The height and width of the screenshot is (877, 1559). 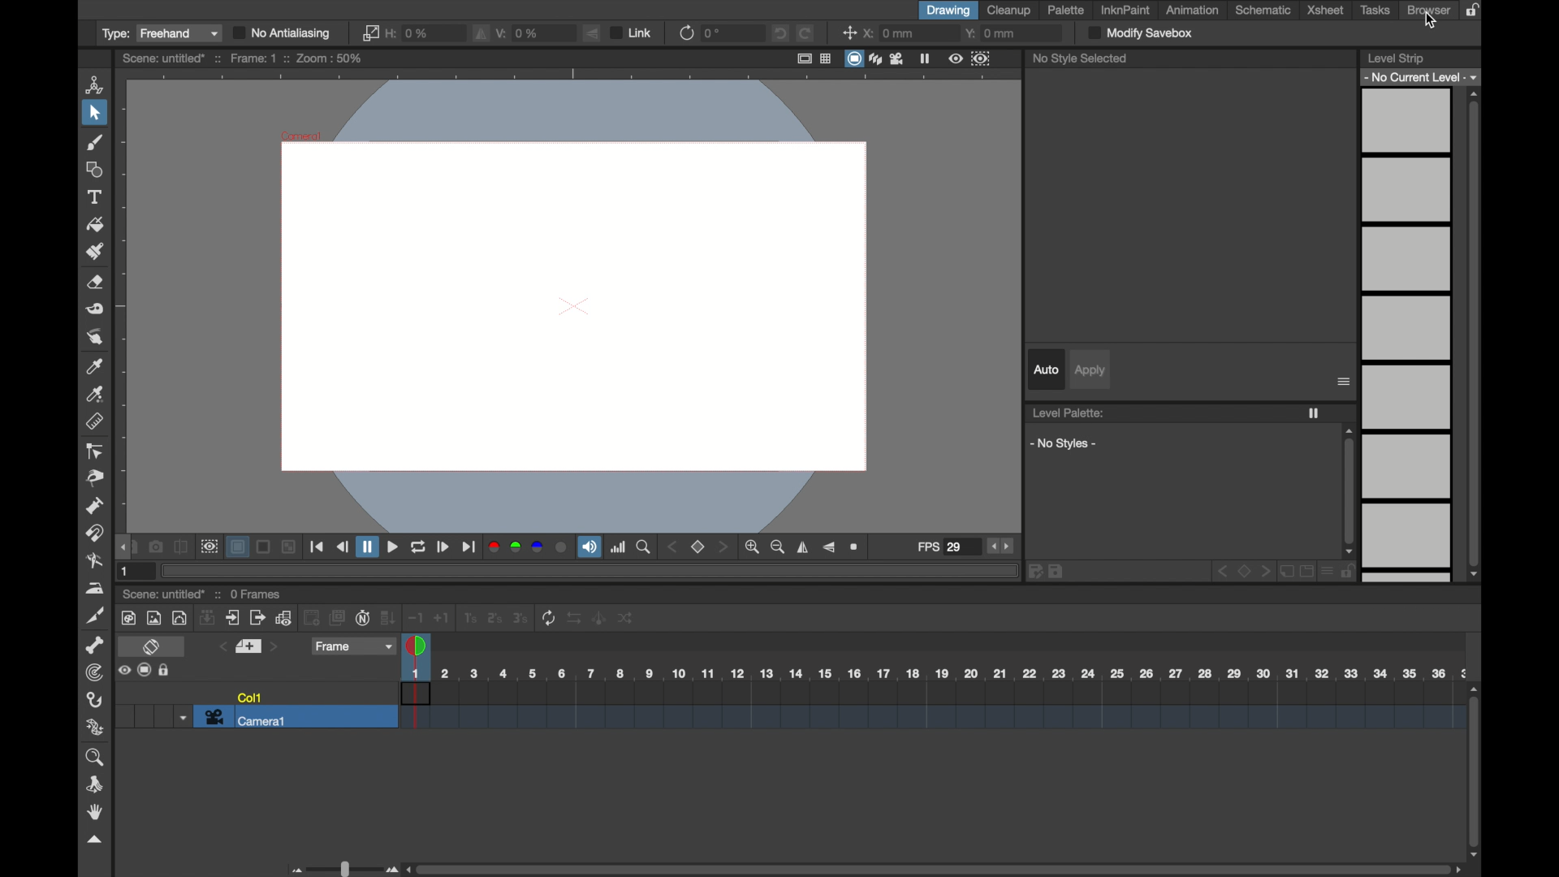 I want to click on ruler tool, so click(x=97, y=422).